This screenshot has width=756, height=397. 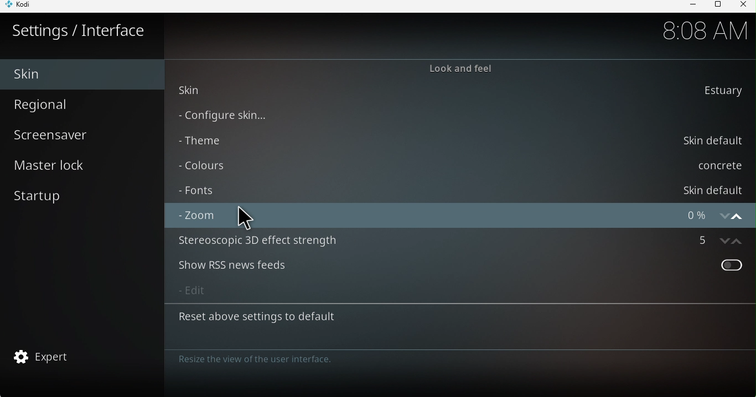 What do you see at coordinates (454, 215) in the screenshot?
I see `Zoom` at bounding box center [454, 215].